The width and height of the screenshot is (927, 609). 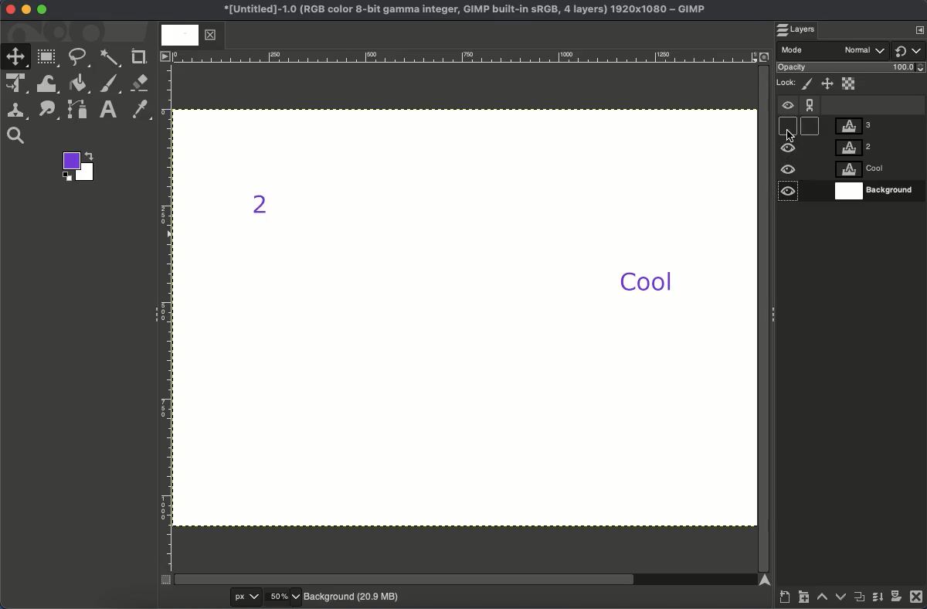 I want to click on Add a mask, so click(x=896, y=599).